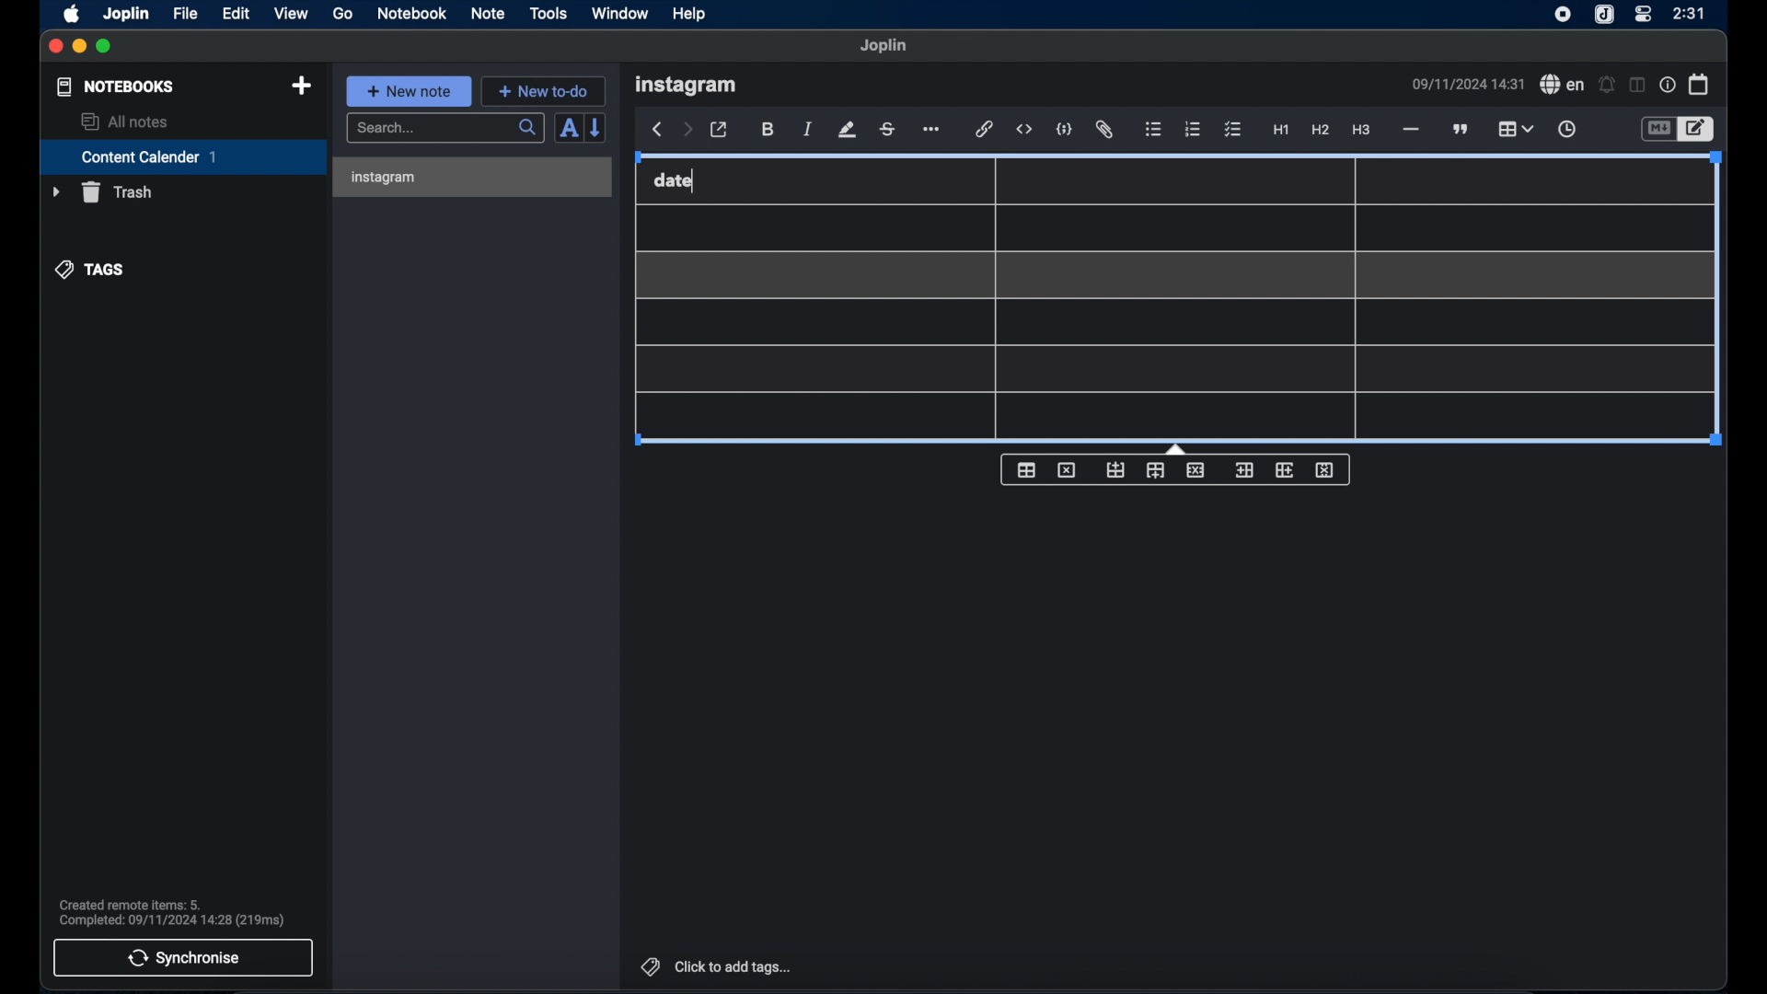 The height and width of the screenshot is (994, 1767). What do you see at coordinates (1155, 470) in the screenshot?
I see `insert row after` at bounding box center [1155, 470].